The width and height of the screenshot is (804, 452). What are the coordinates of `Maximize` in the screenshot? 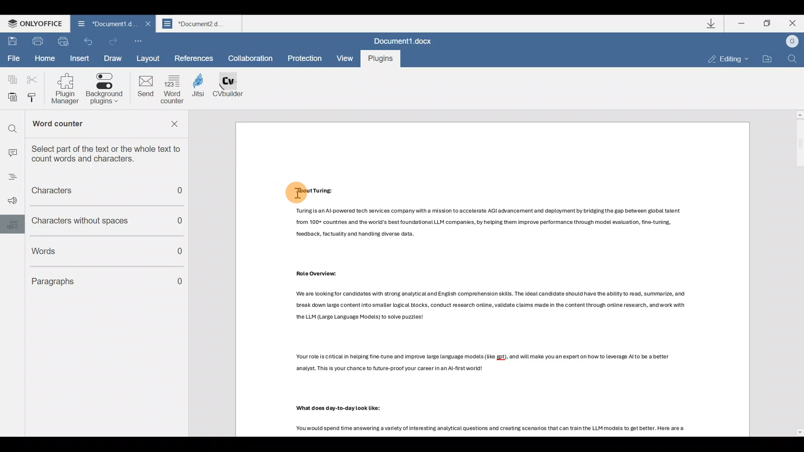 It's located at (768, 26).